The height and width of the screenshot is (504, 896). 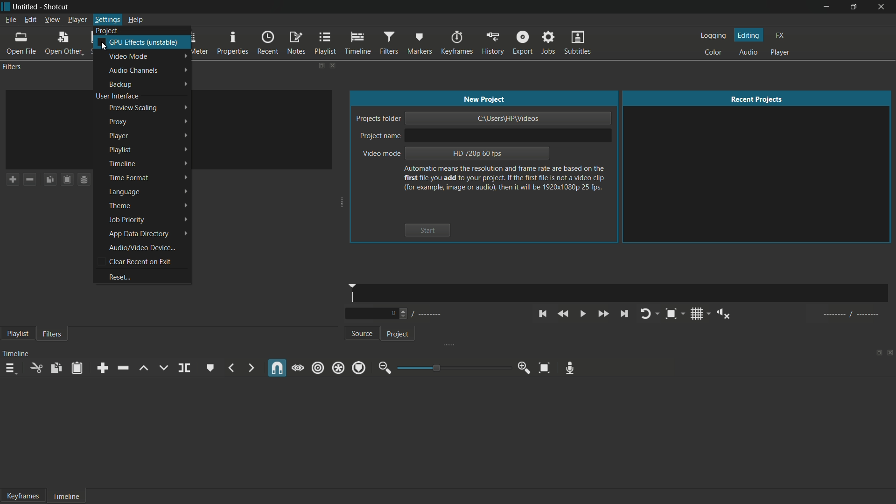 I want to click on backup, so click(x=122, y=84).